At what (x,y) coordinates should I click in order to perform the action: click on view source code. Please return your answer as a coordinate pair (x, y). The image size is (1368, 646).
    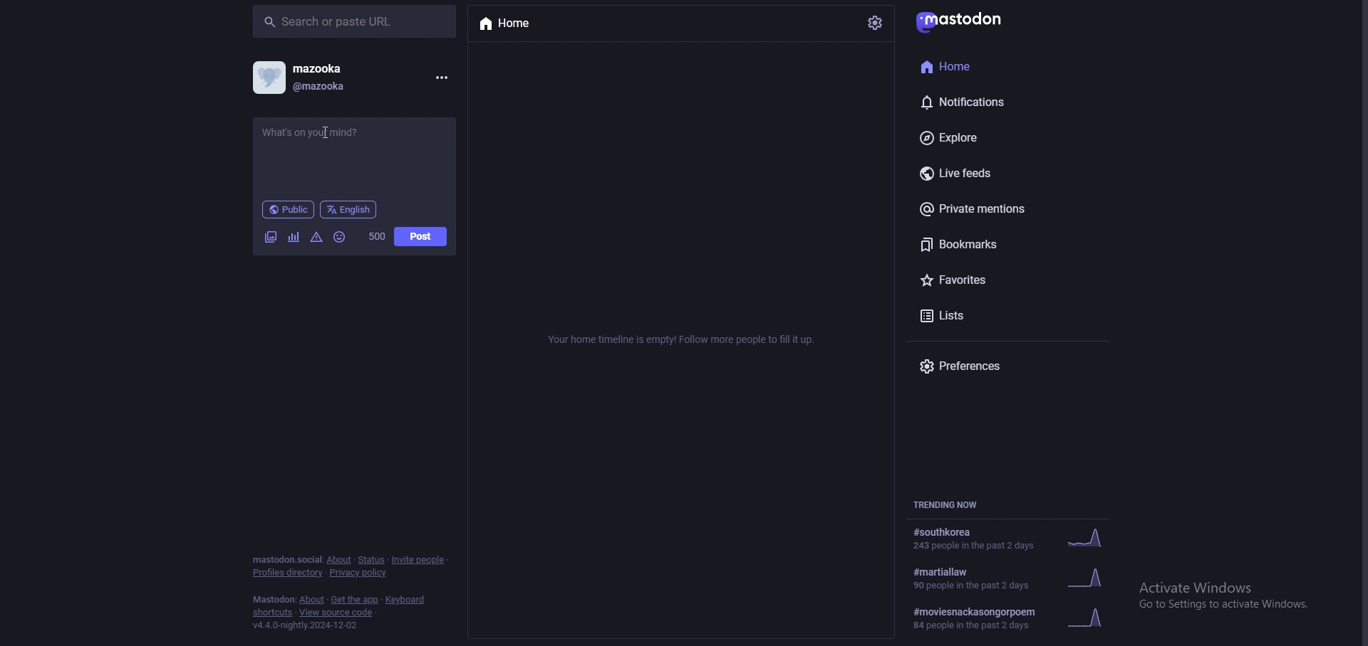
    Looking at the image, I should click on (338, 613).